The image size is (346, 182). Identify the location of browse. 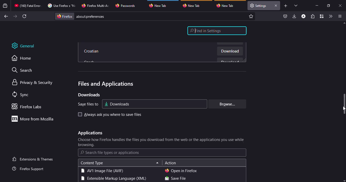
(226, 104).